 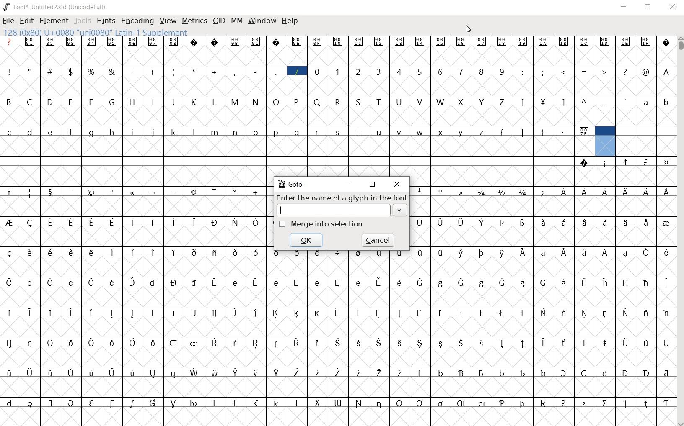 I want to click on Symbol, so click(x=153, y=312).